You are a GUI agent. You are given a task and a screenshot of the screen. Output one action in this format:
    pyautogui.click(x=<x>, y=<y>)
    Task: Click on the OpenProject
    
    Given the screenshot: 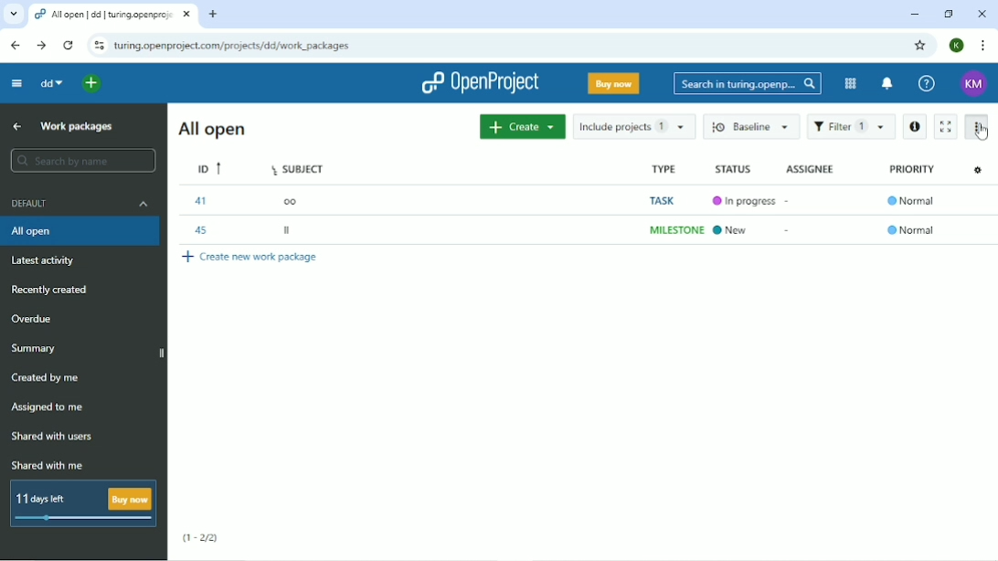 What is the action you would take?
    pyautogui.click(x=484, y=83)
    